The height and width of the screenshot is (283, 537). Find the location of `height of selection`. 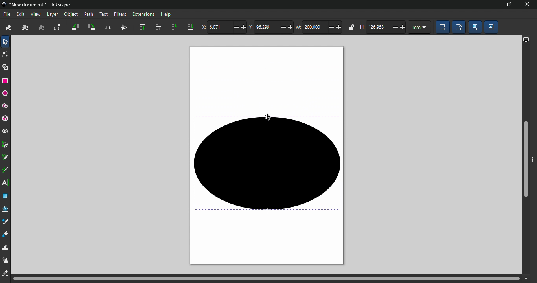

height of selection is located at coordinates (382, 27).